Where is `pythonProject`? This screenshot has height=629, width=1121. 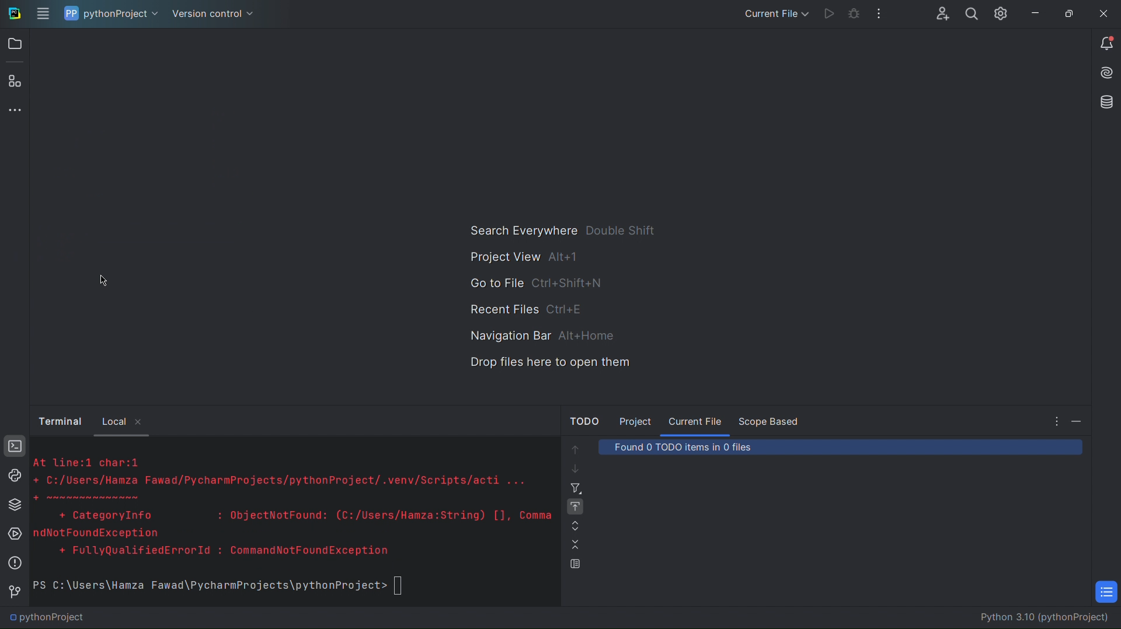
pythonProject is located at coordinates (112, 15).